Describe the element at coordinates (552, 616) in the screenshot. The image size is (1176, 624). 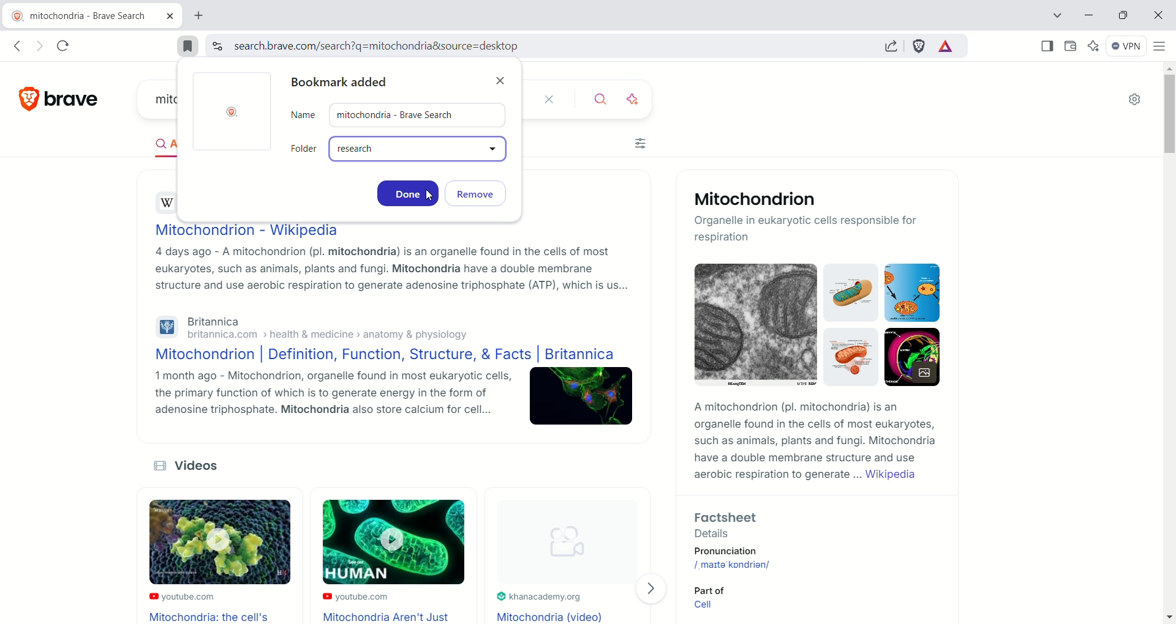
I see `Mitochondria (Video)` at that location.